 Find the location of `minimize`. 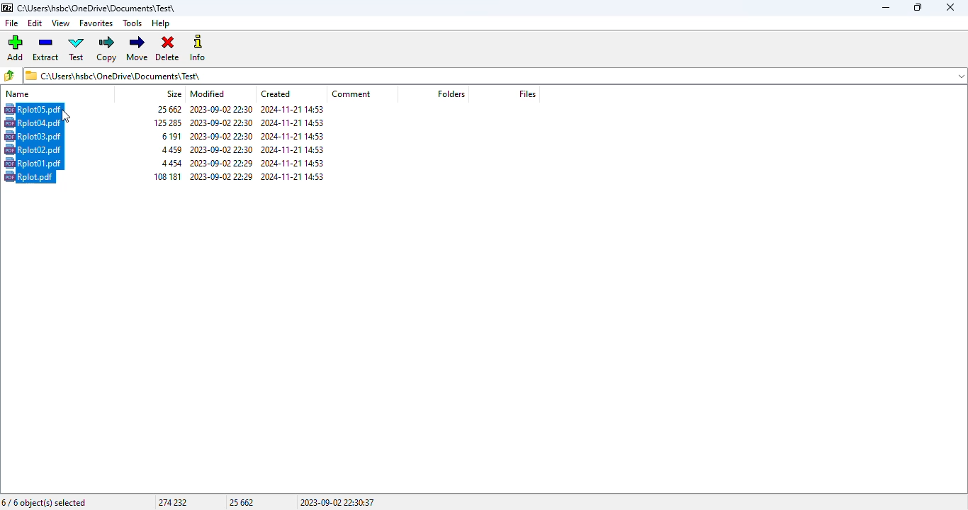

minimize is located at coordinates (885, 8).